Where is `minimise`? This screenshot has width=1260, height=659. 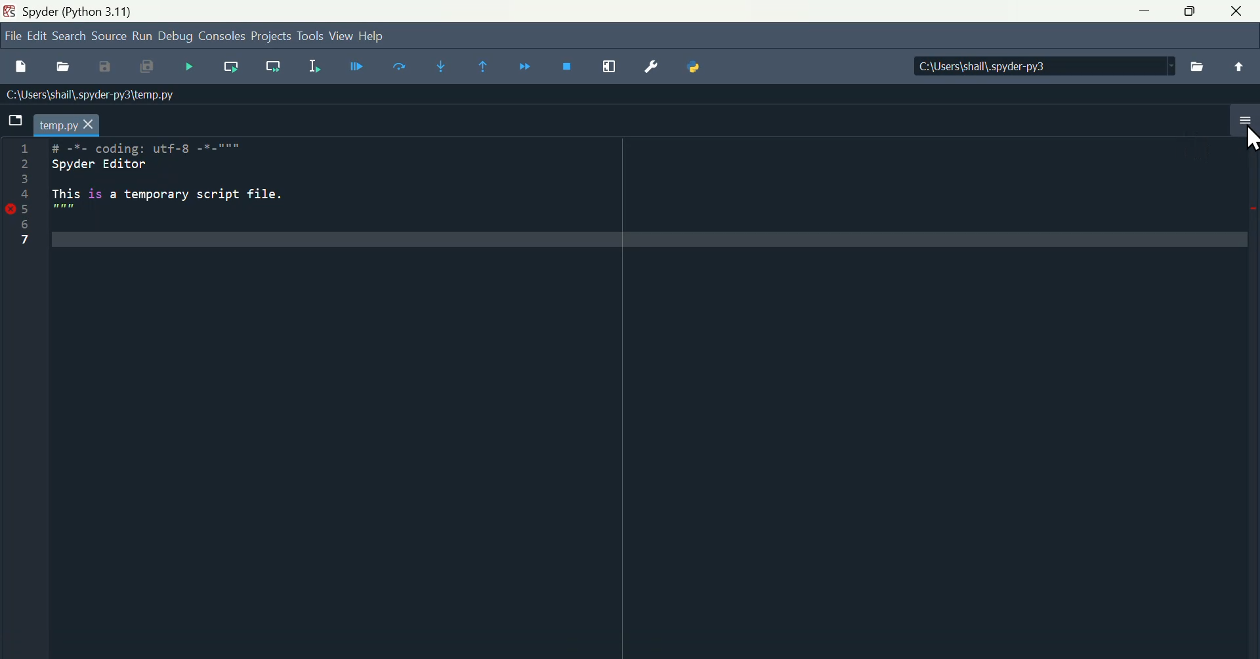
minimise is located at coordinates (1146, 11).